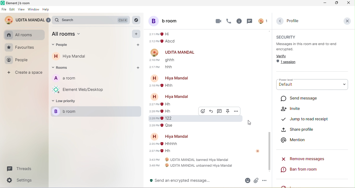 The image size is (355, 188). Describe the element at coordinates (4, 10) in the screenshot. I see `file` at that location.